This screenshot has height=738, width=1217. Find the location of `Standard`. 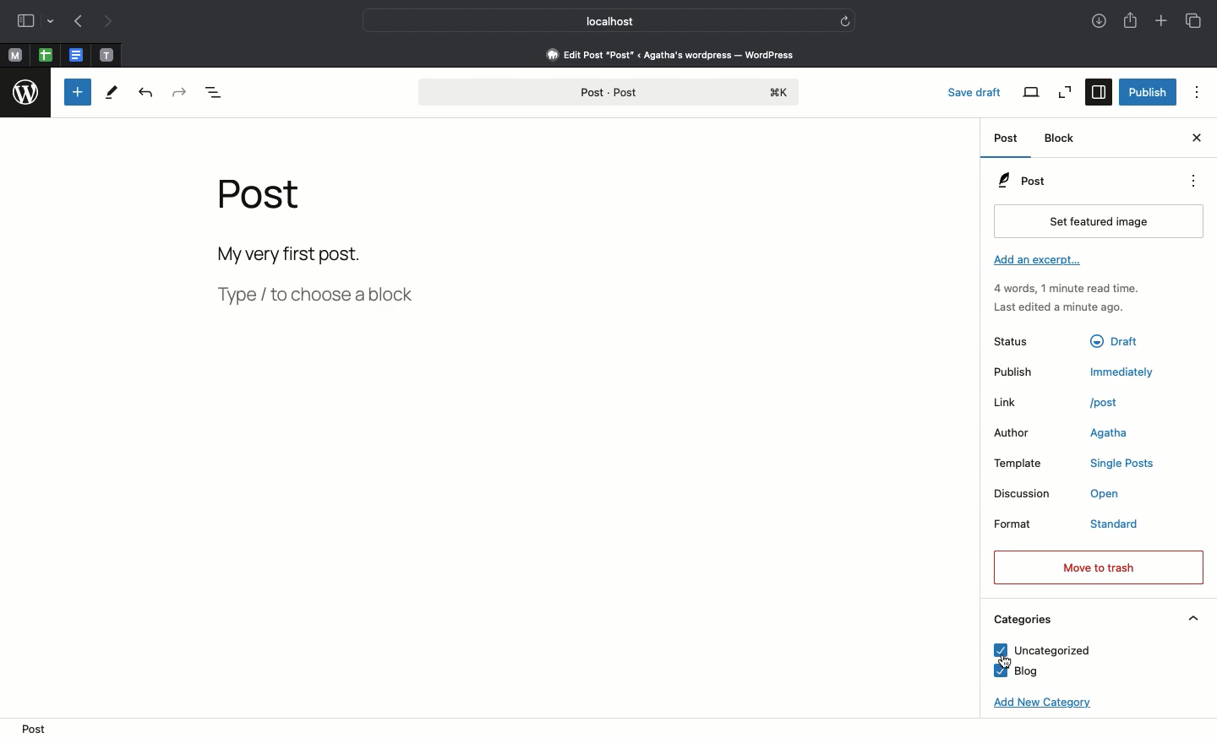

Standard is located at coordinates (1131, 525).